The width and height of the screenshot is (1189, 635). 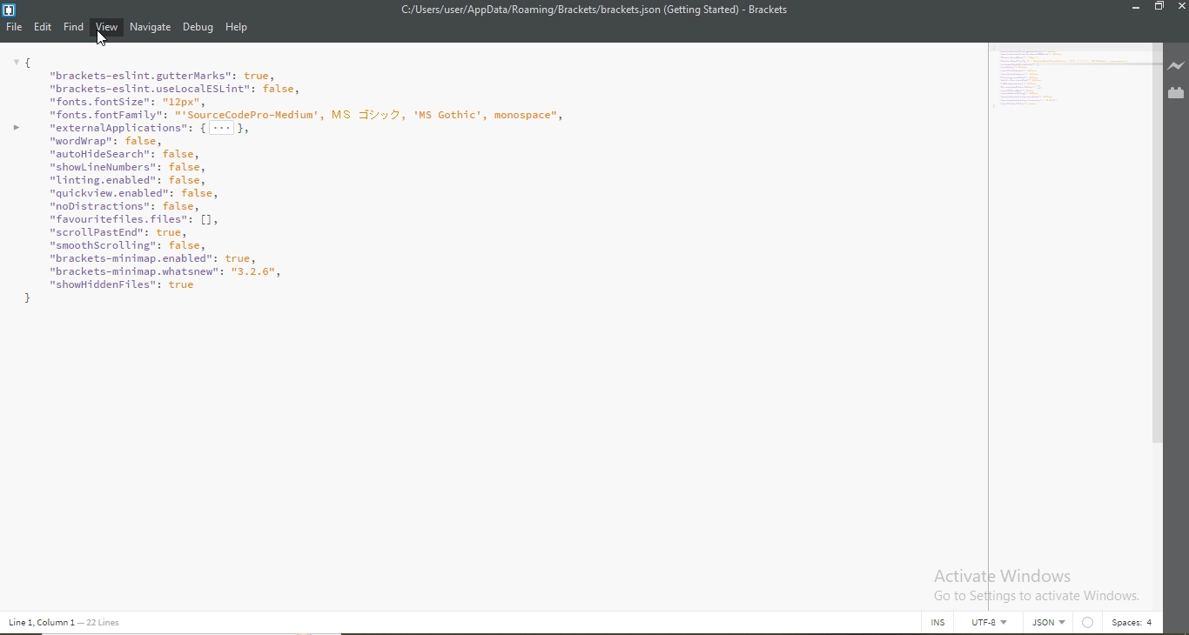 What do you see at coordinates (1051, 623) in the screenshot?
I see `json` at bounding box center [1051, 623].